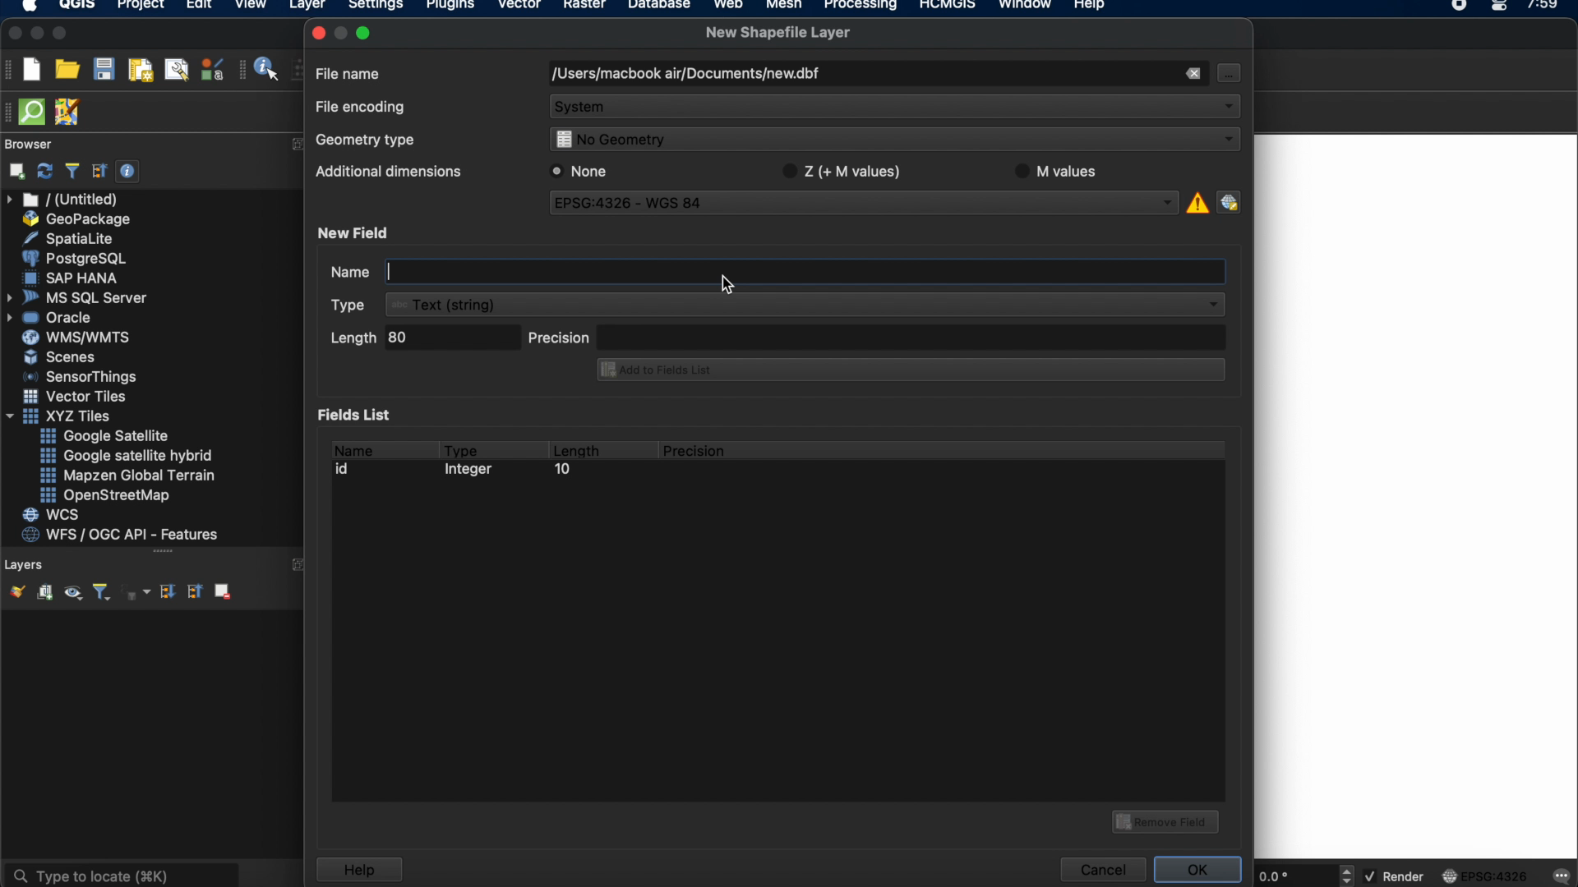 Image resolution: width=1578 pixels, height=887 pixels. I want to click on current crs, so click(1485, 875).